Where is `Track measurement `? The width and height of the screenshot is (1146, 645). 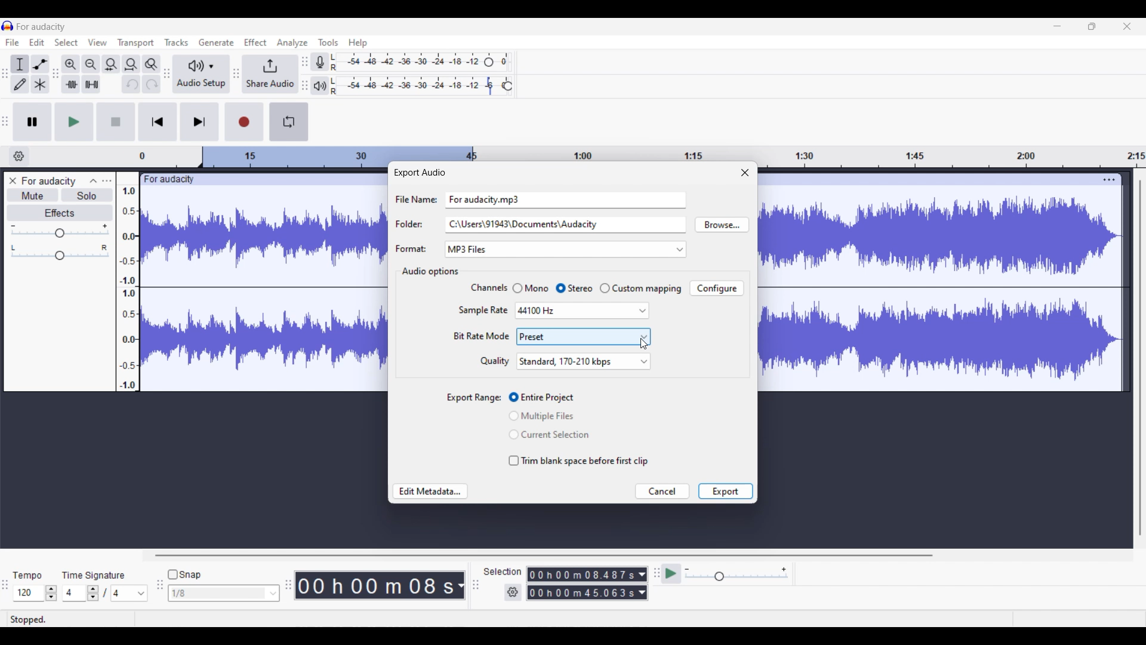
Track measurement  is located at coordinates (460, 585).